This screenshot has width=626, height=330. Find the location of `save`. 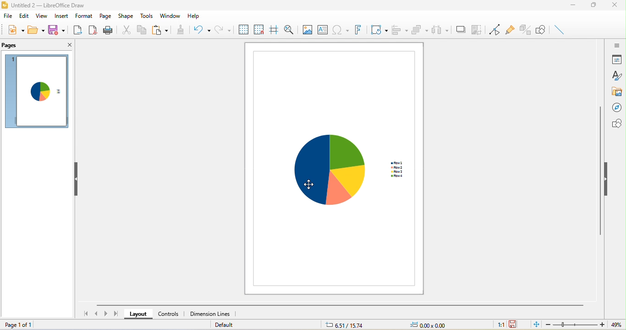

save is located at coordinates (515, 325).